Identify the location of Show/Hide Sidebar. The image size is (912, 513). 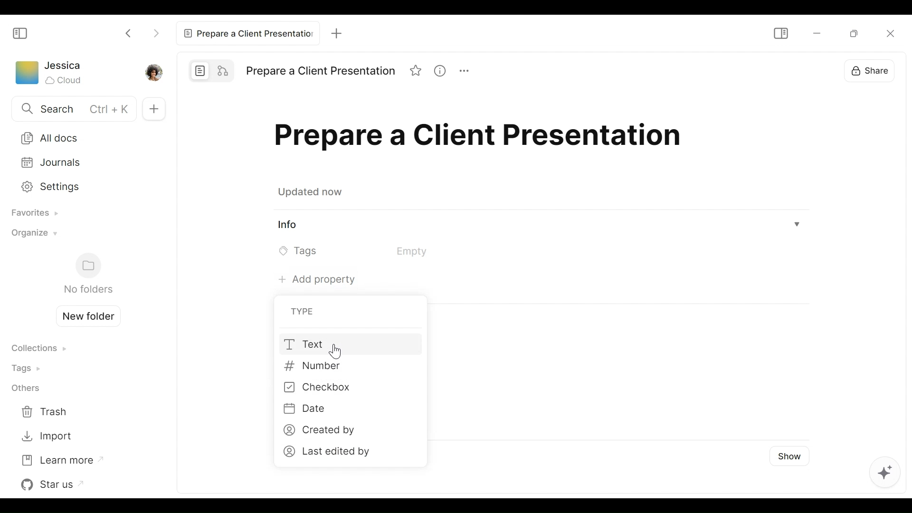
(780, 33).